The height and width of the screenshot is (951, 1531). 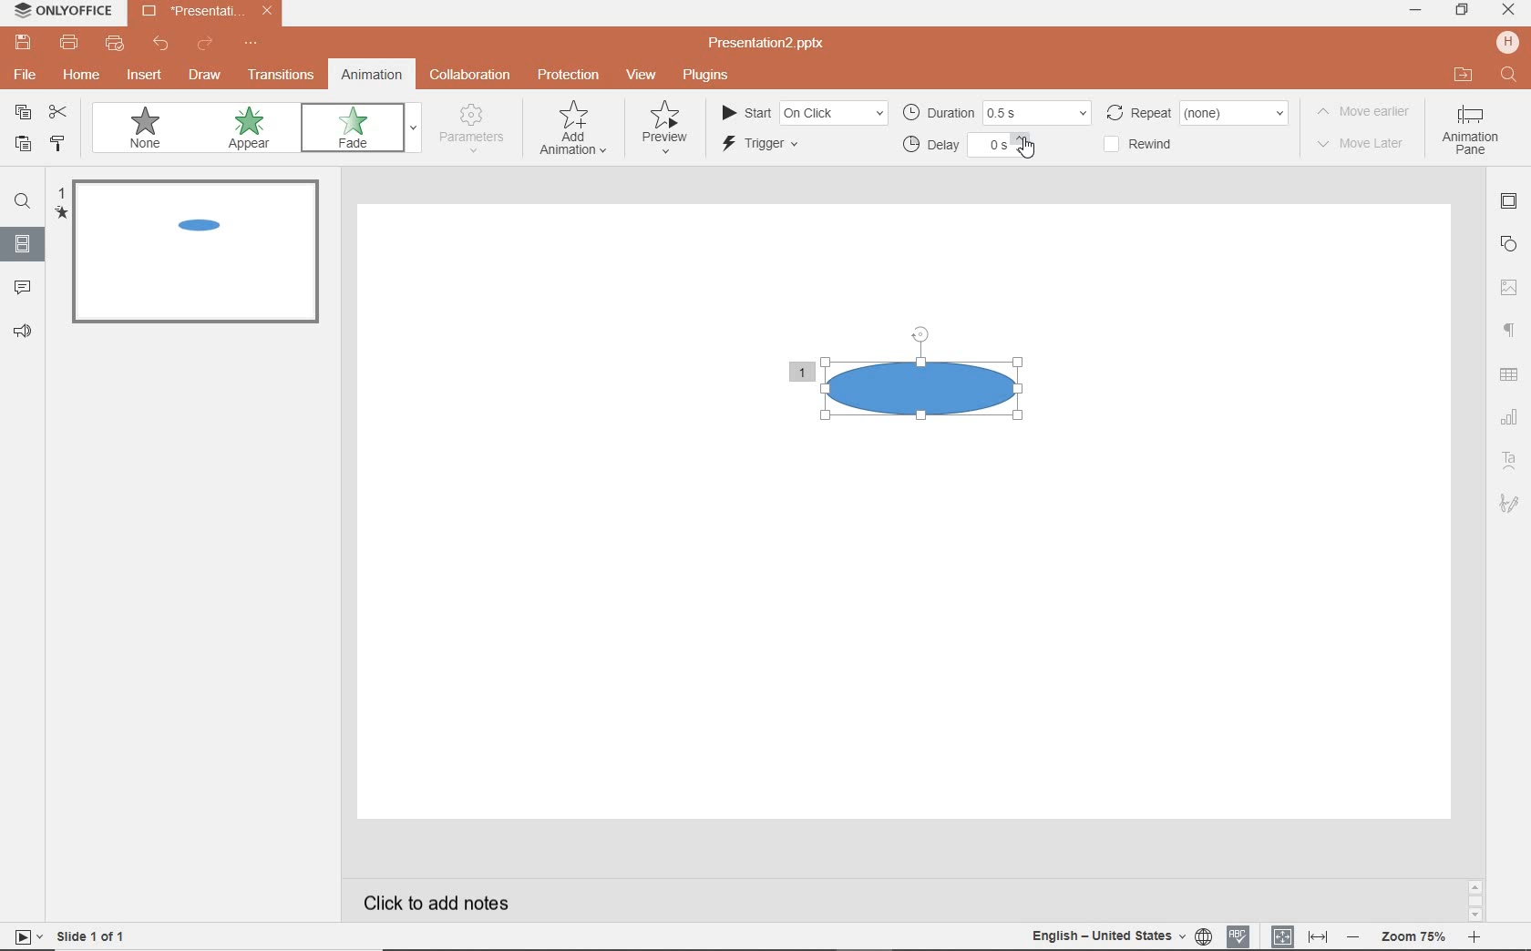 I want to click on SPELL CHECKING, so click(x=1239, y=937).